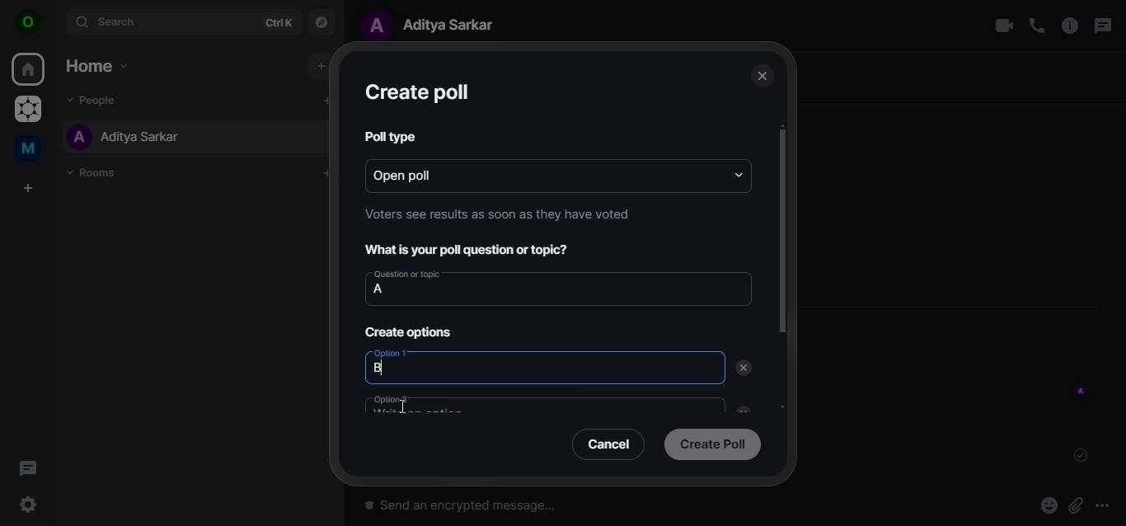 Image resolution: width=1126 pixels, height=526 pixels. Describe the element at coordinates (320, 66) in the screenshot. I see `add` at that location.